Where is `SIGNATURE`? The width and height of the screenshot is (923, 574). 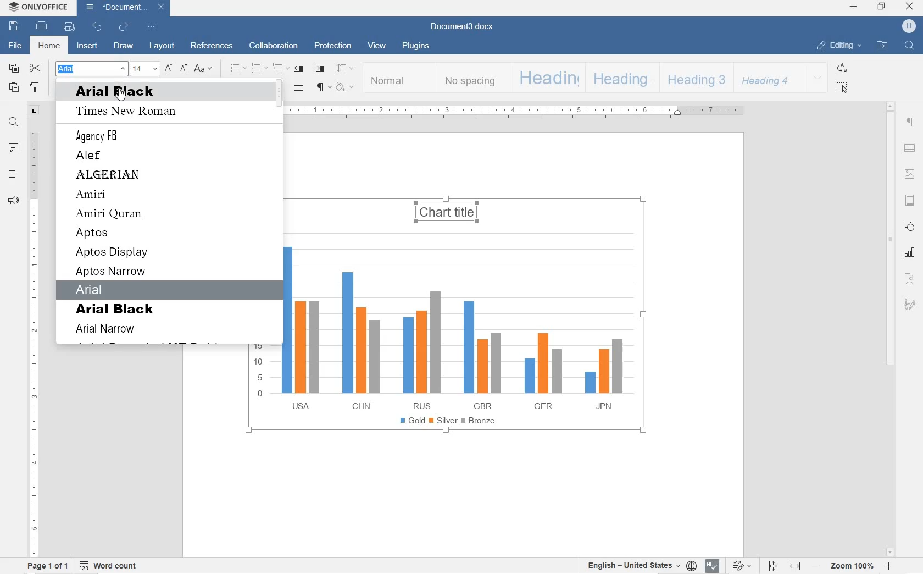 SIGNATURE is located at coordinates (910, 306).